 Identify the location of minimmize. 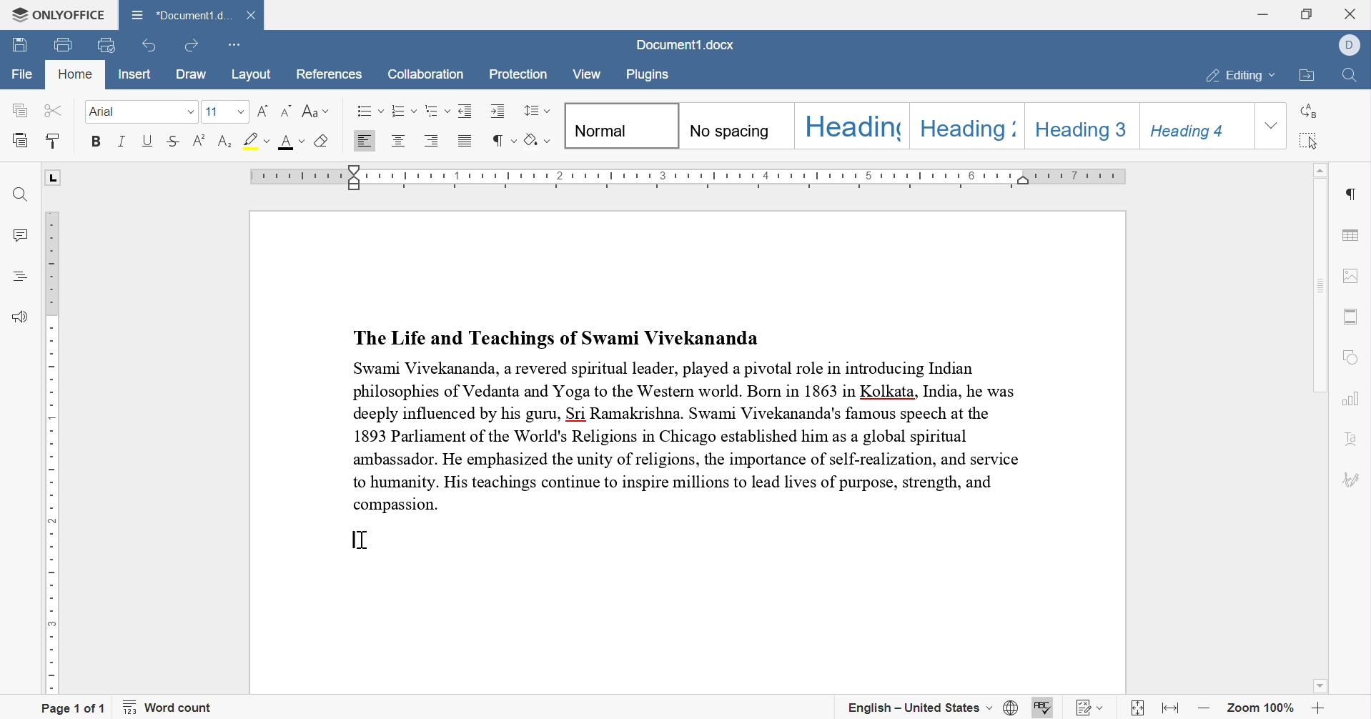
(1262, 13).